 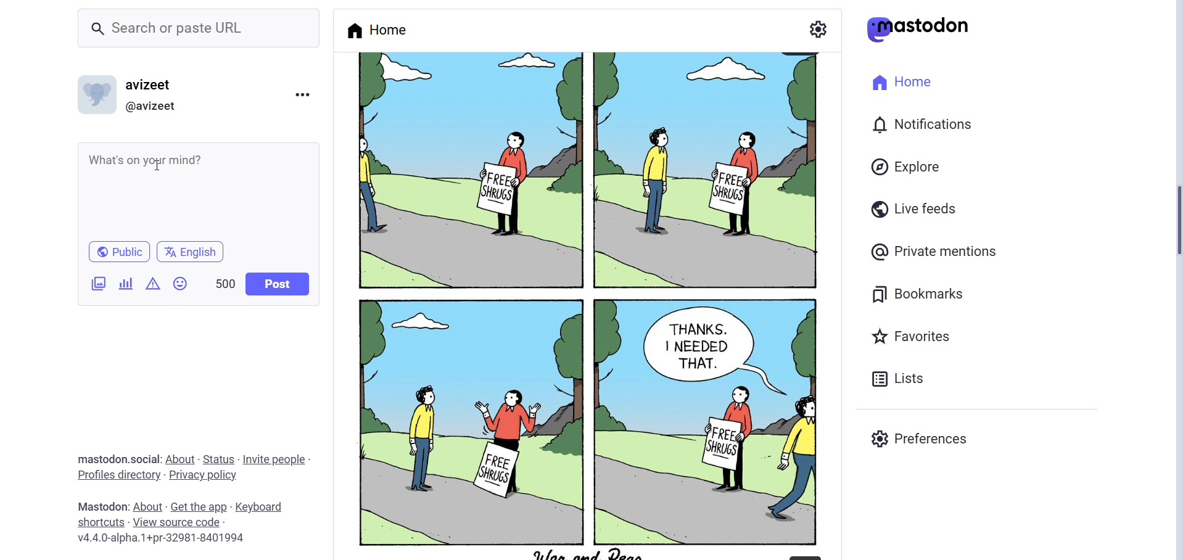 I want to click on Notifications, so click(x=924, y=125).